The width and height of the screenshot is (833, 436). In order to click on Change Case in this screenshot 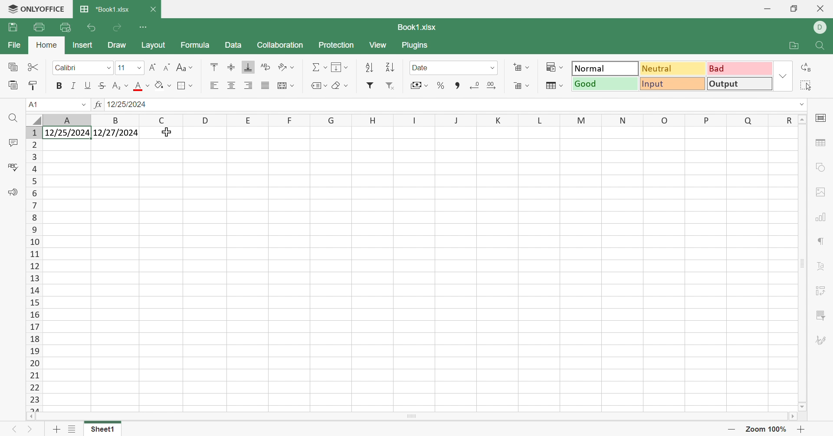, I will do `click(185, 68)`.